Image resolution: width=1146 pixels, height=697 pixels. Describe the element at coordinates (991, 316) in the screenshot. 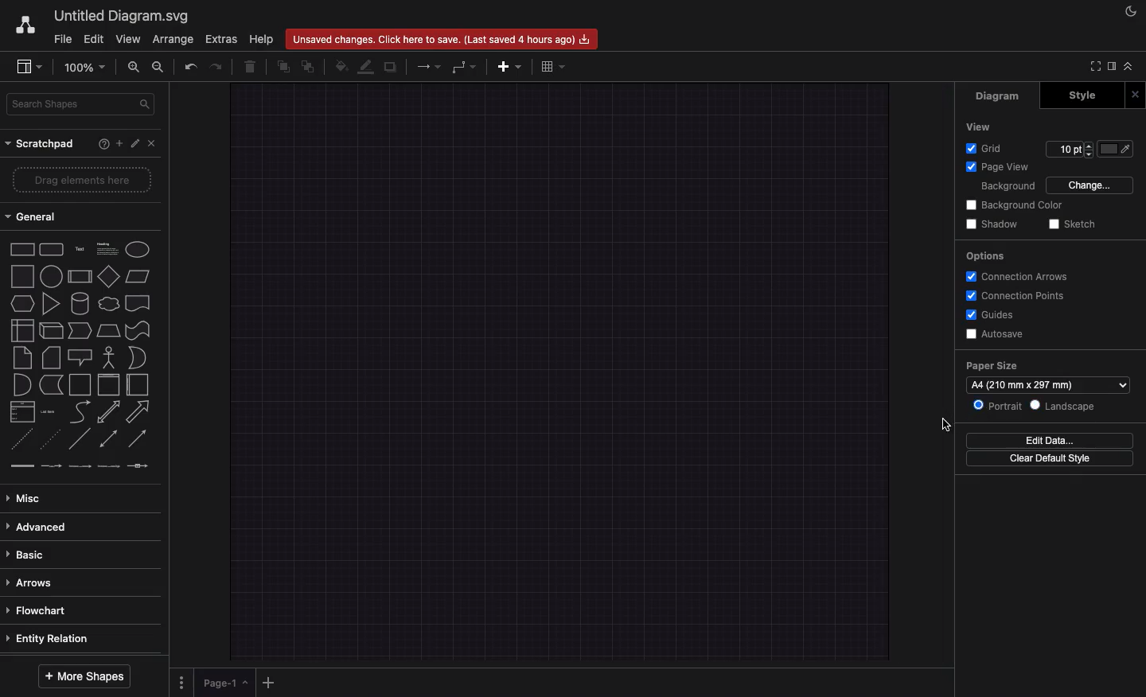

I see `Guides` at that location.